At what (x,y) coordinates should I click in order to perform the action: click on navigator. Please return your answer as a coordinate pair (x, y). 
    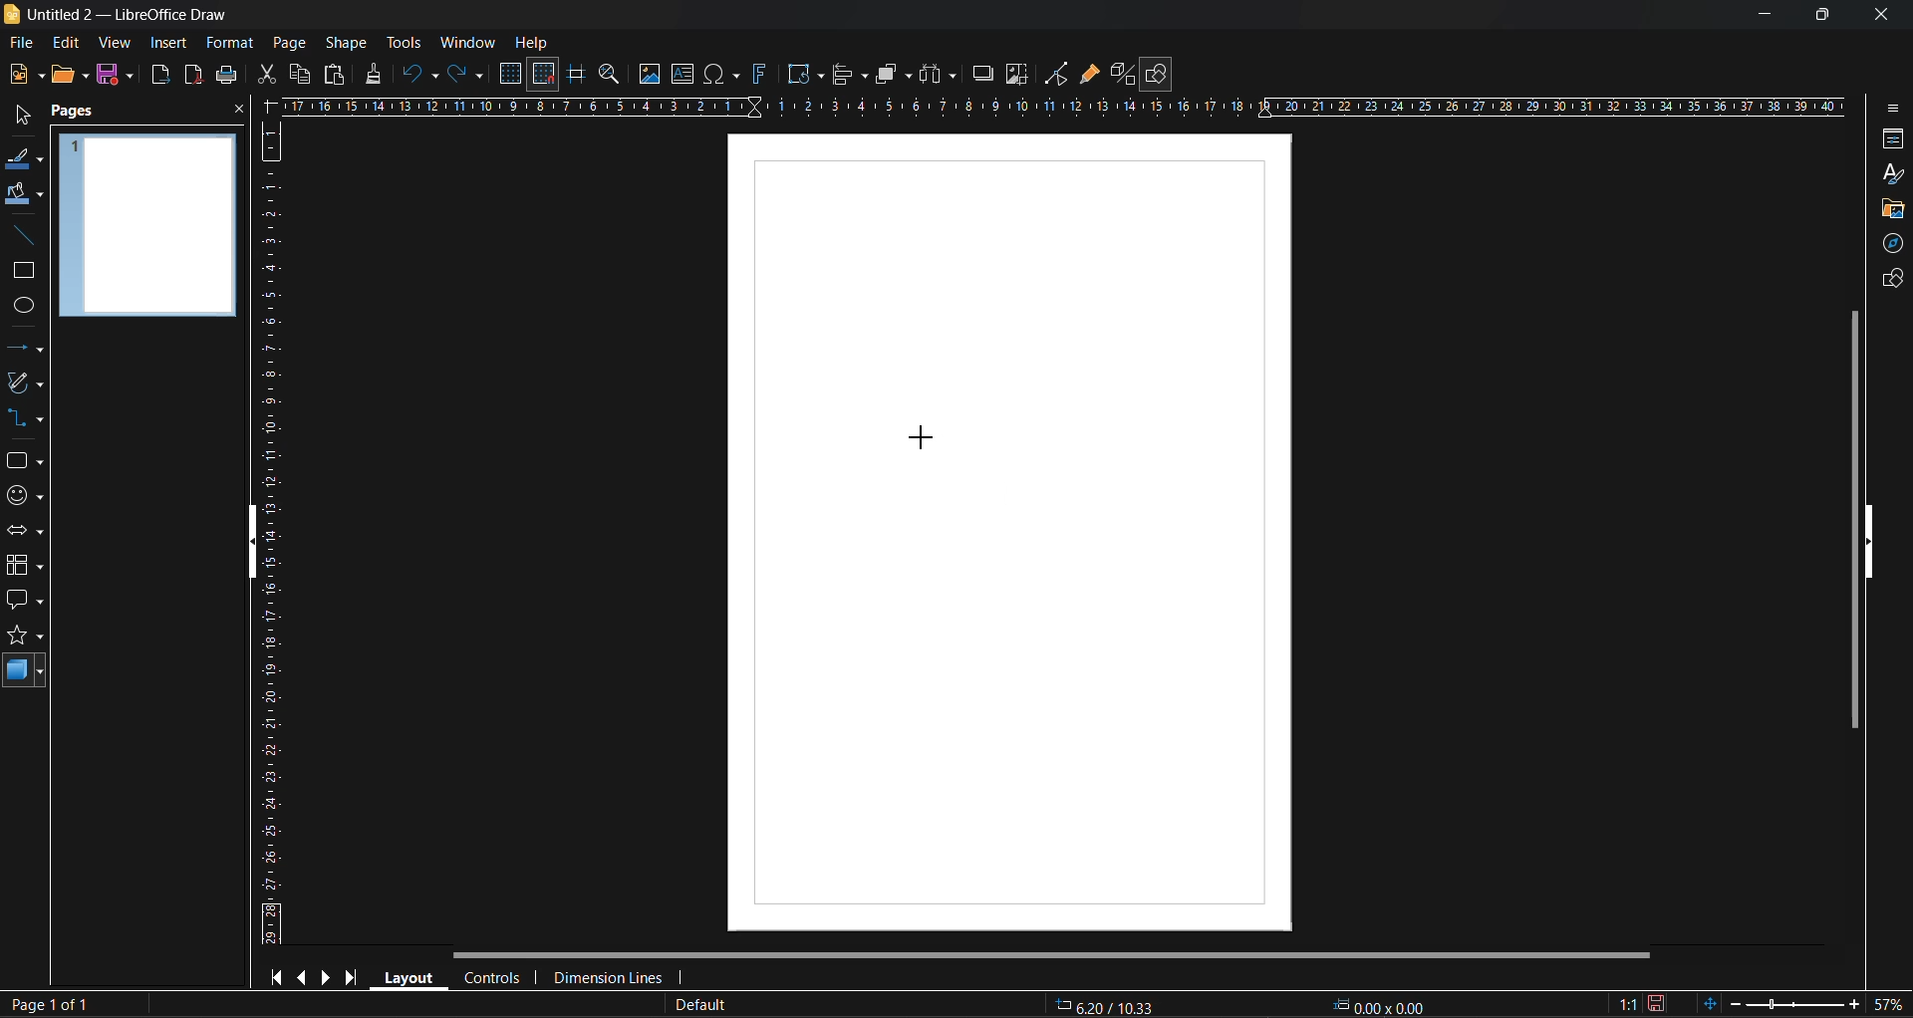
    Looking at the image, I should click on (1895, 246).